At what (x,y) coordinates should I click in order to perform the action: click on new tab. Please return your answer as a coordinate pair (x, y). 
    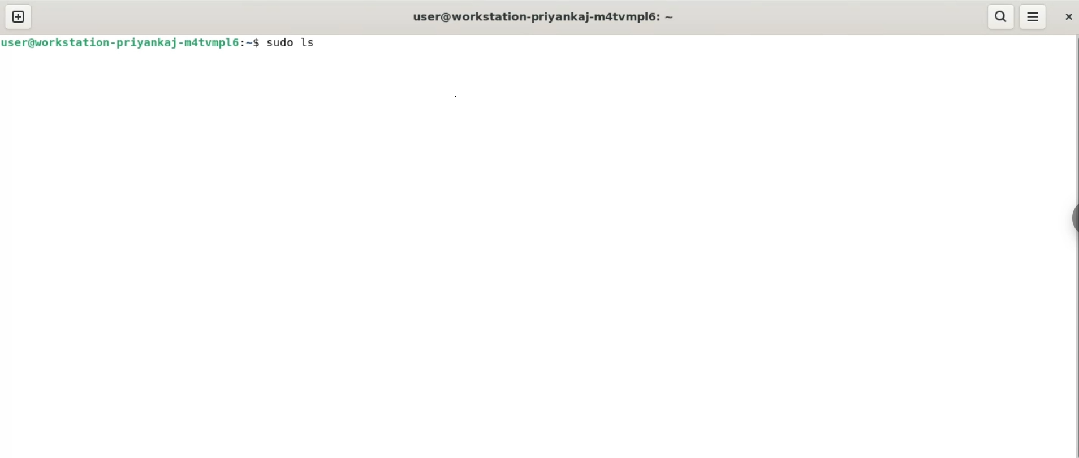
    Looking at the image, I should click on (19, 16).